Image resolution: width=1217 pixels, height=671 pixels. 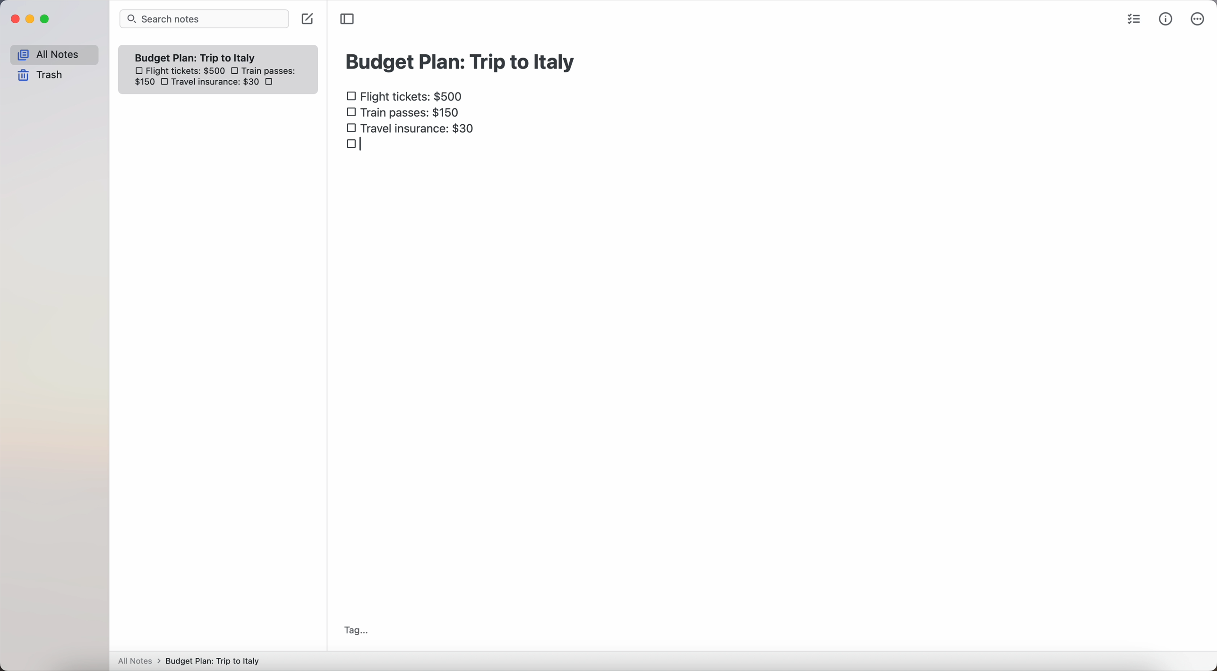 I want to click on tag, so click(x=356, y=630).